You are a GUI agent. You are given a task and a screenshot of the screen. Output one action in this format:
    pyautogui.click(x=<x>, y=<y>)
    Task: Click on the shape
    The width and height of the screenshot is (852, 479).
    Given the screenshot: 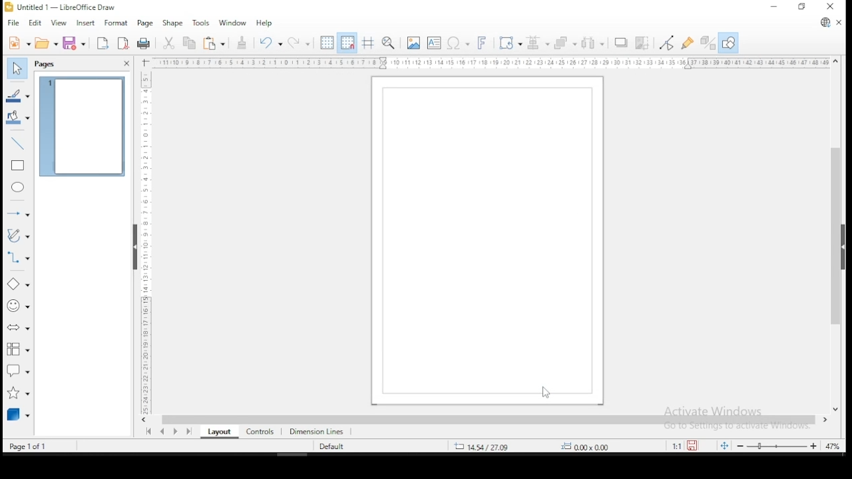 What is the action you would take?
    pyautogui.click(x=176, y=23)
    